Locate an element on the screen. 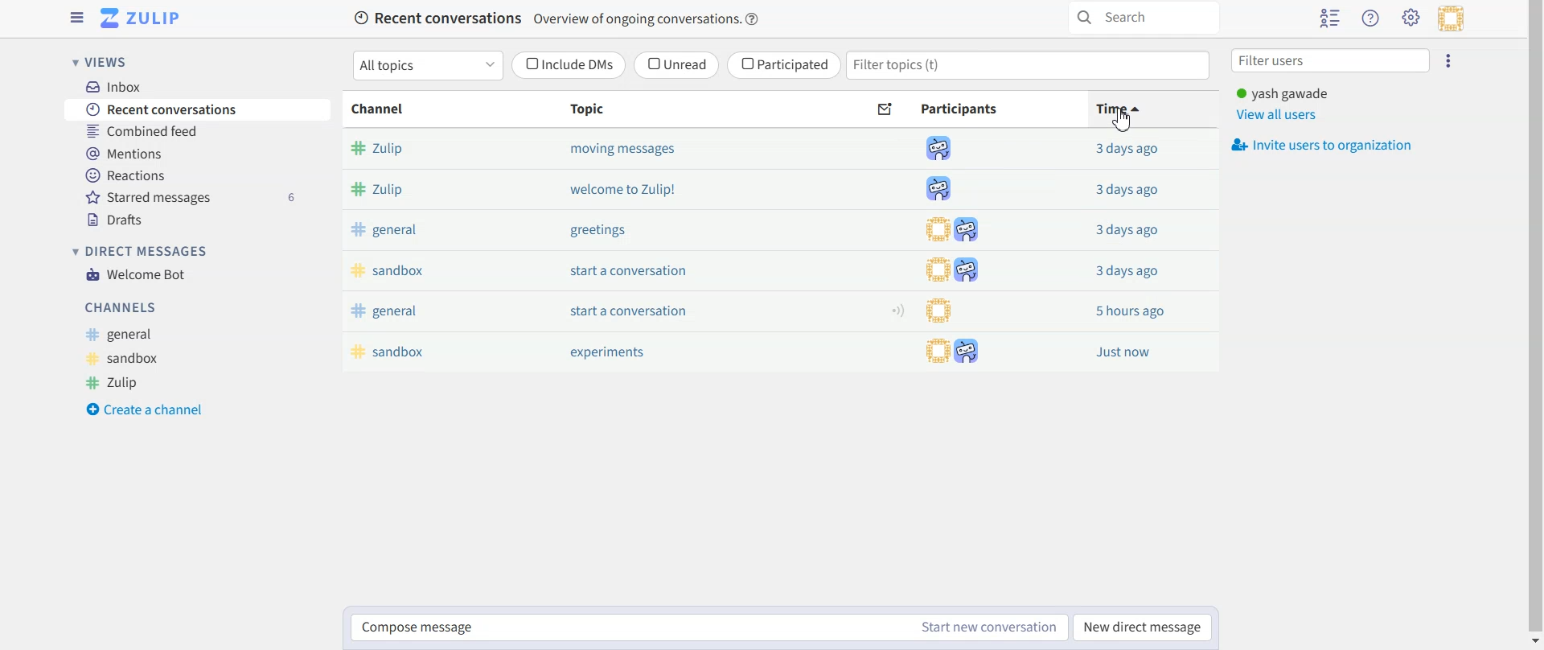 The image size is (1544, 650). Participated is located at coordinates (785, 65).